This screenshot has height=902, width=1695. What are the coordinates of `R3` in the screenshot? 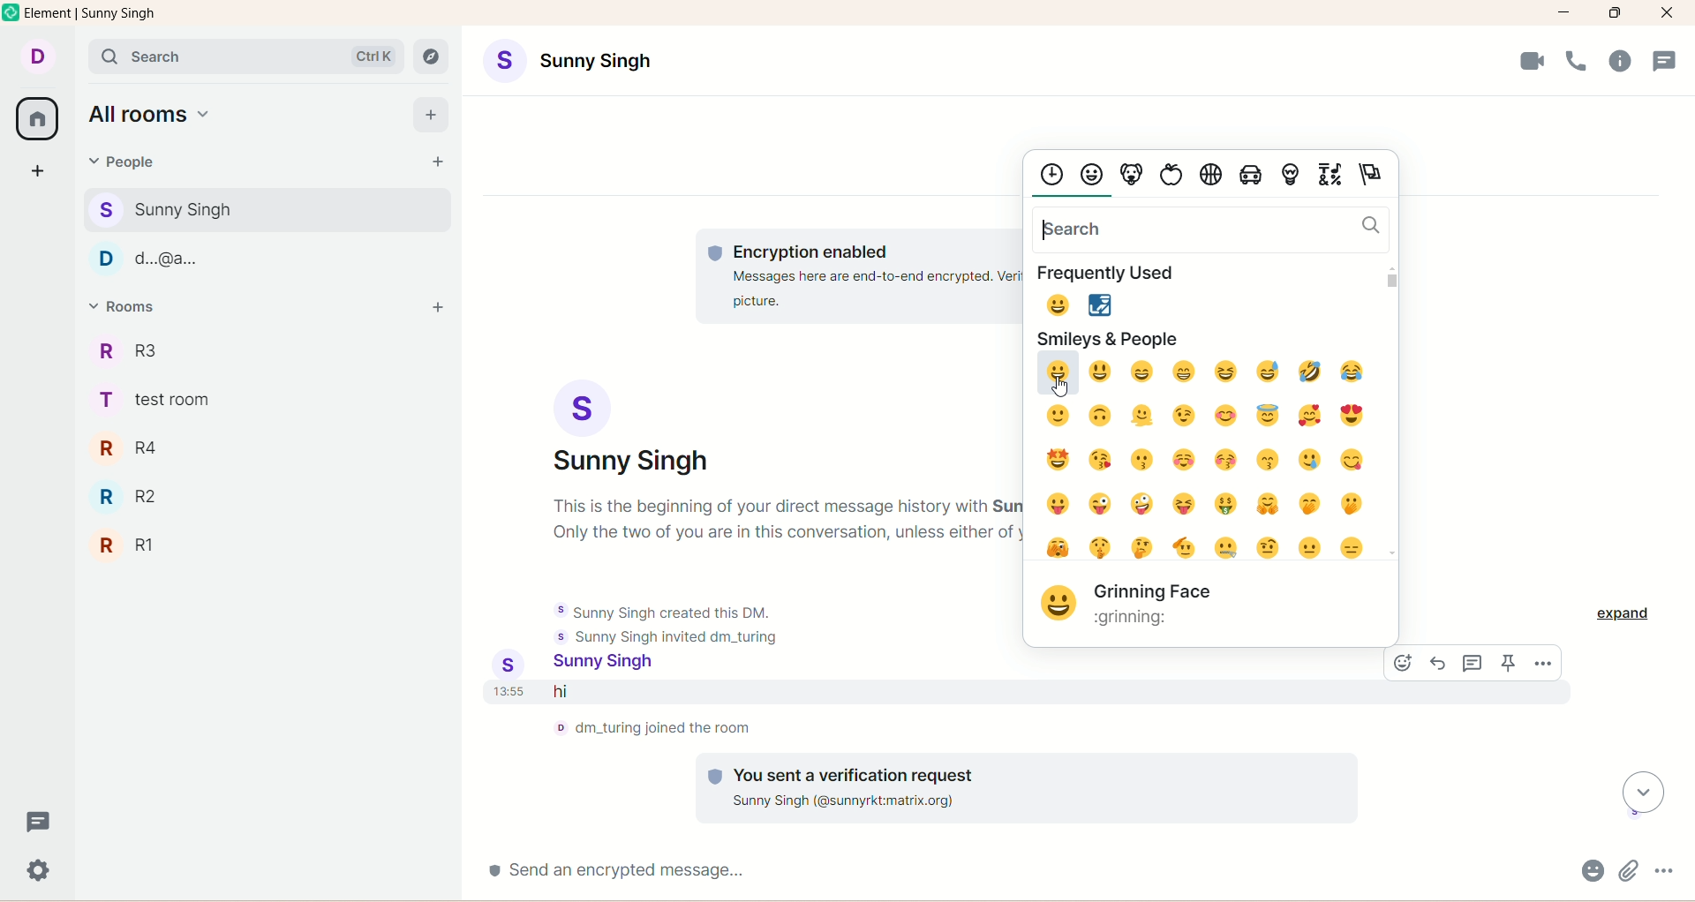 It's located at (142, 350).